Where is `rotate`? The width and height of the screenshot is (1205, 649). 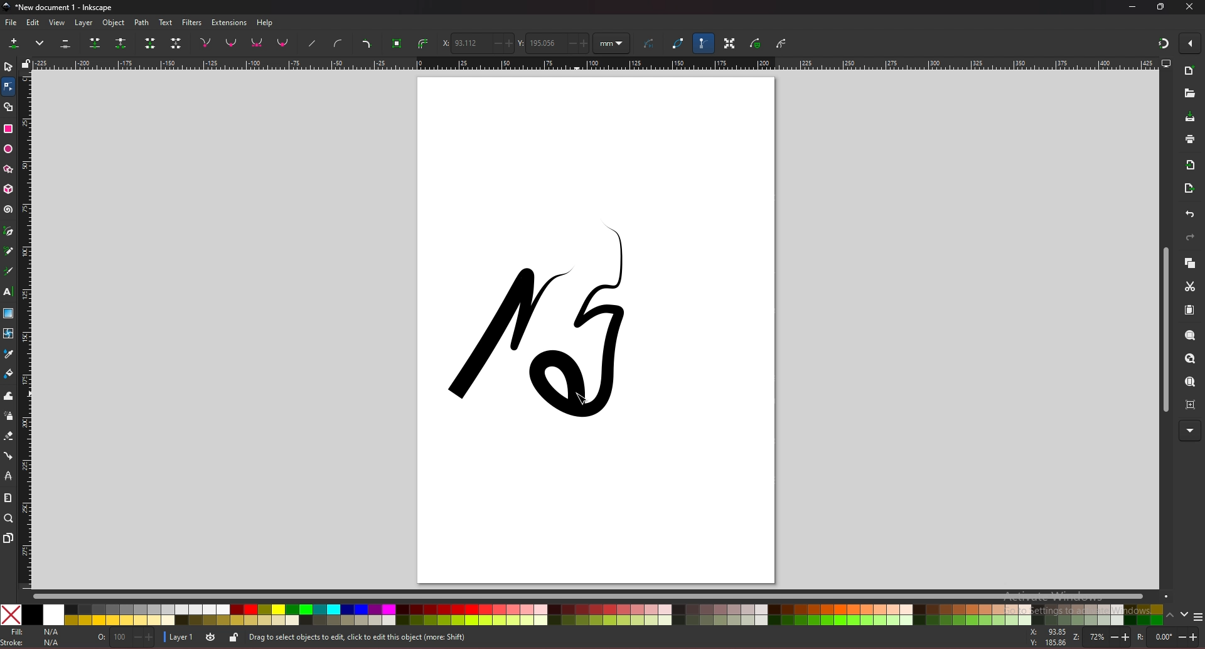 rotate is located at coordinates (1167, 636).